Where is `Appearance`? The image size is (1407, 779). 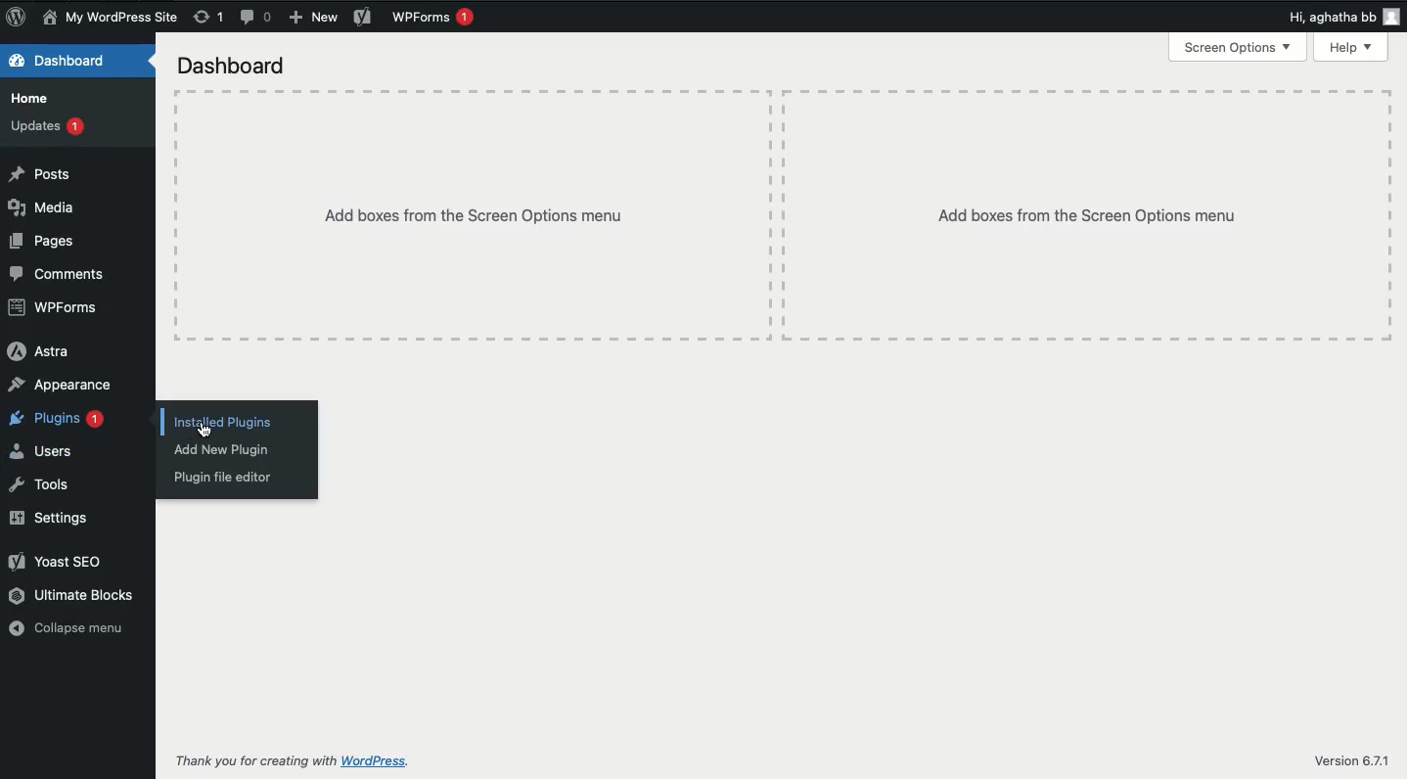
Appearance is located at coordinates (58, 386).